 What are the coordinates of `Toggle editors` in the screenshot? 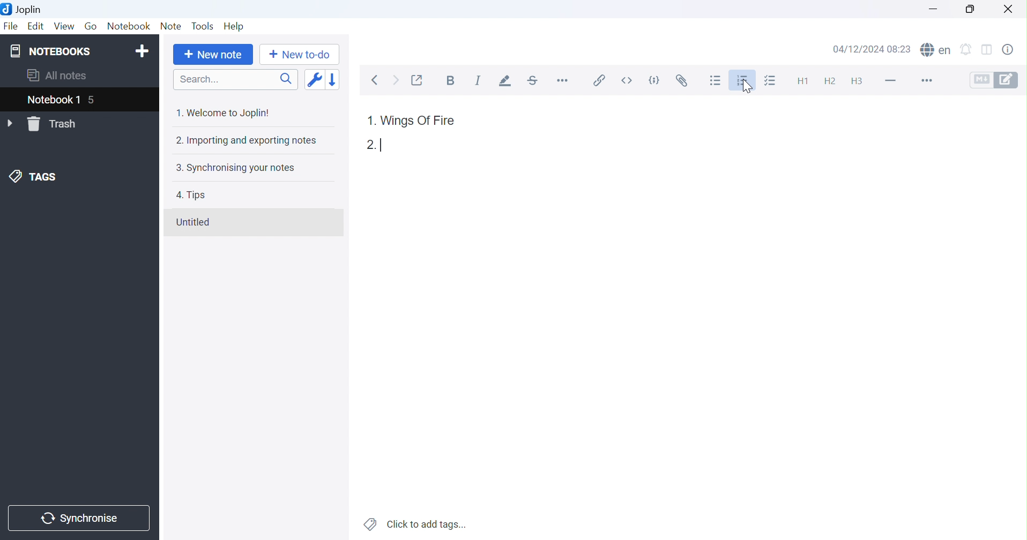 It's located at (994, 79).